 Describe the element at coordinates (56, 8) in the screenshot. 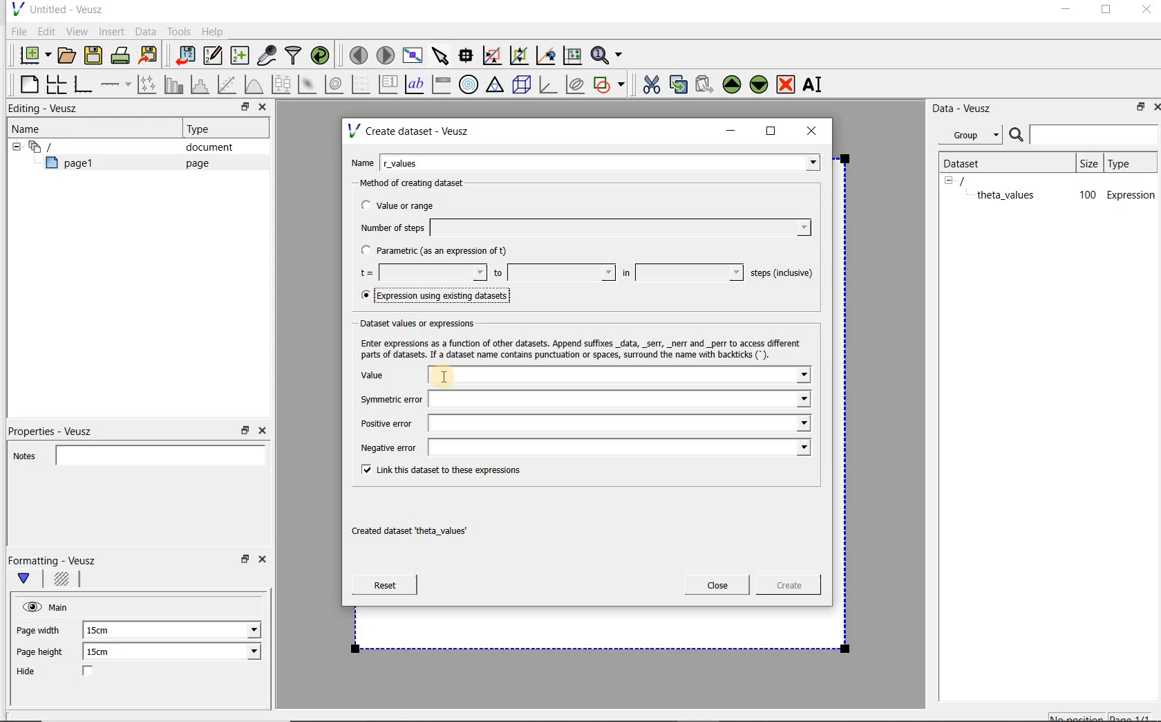

I see `Untitled - Veusz` at that location.